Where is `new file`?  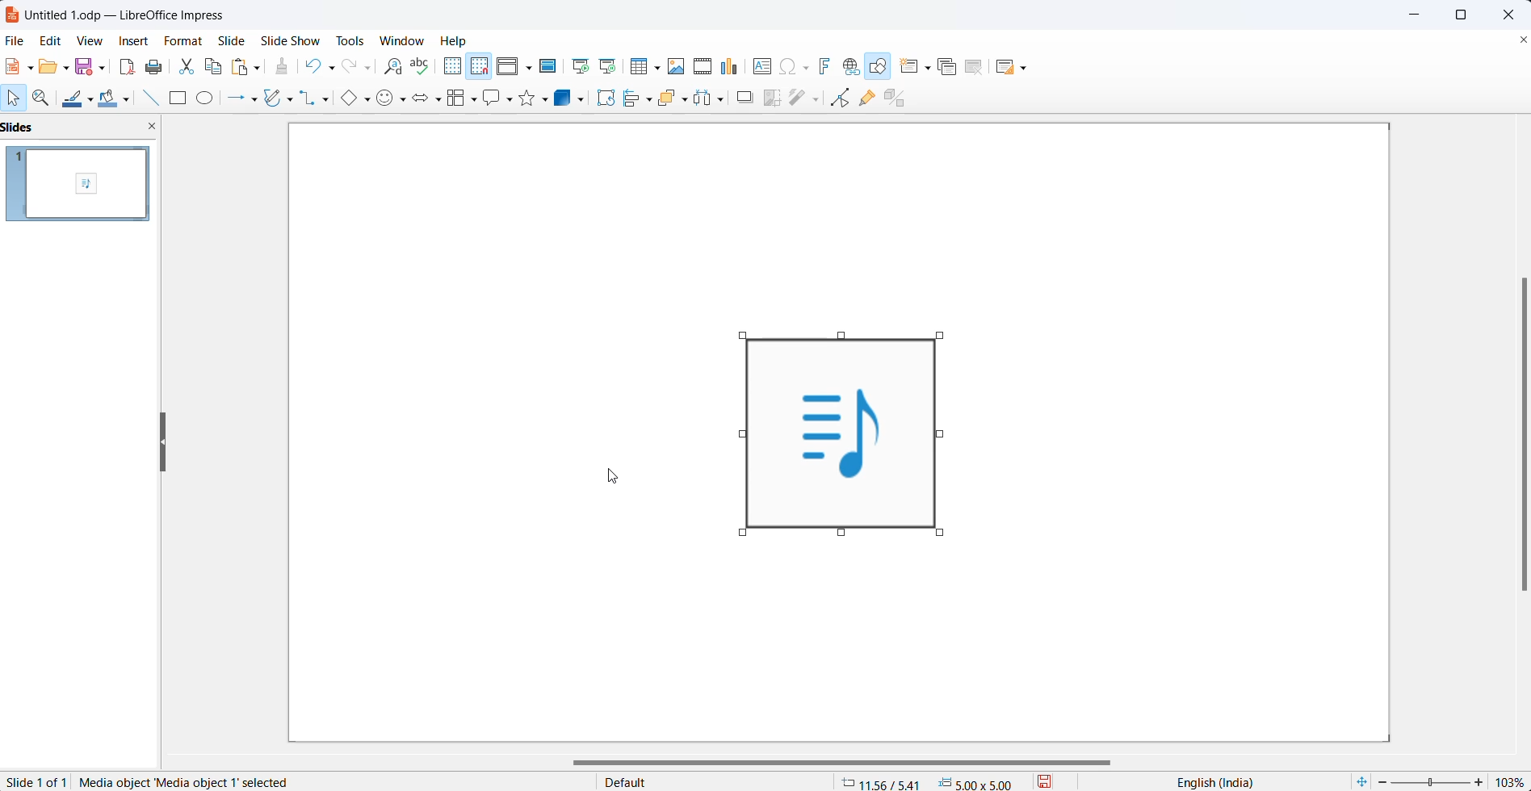 new file is located at coordinates (12, 67).